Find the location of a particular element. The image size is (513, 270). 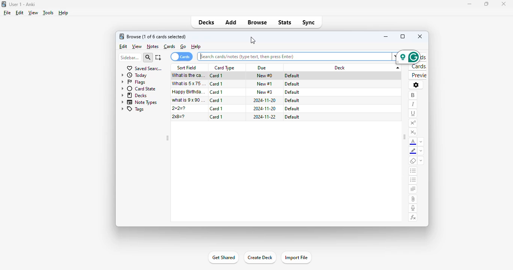

2x9=? is located at coordinates (178, 117).